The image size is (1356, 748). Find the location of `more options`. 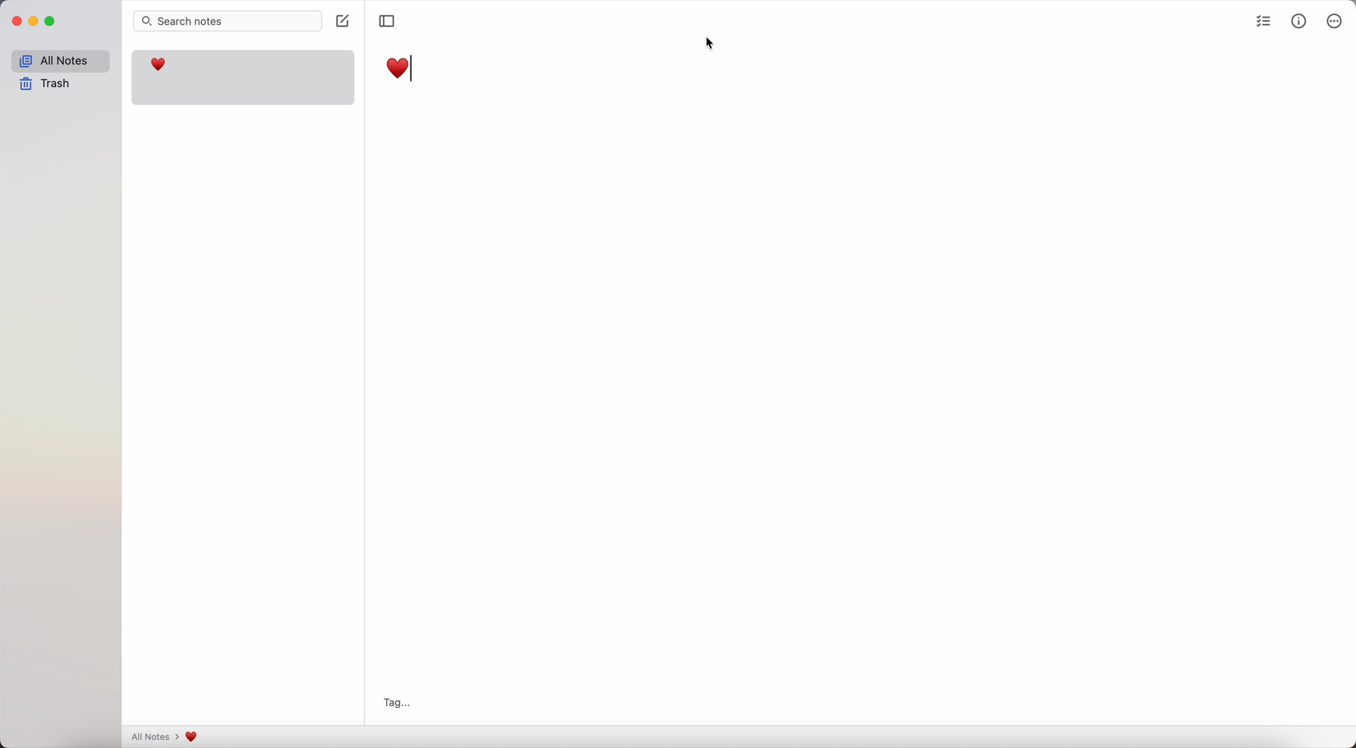

more options is located at coordinates (1334, 21).